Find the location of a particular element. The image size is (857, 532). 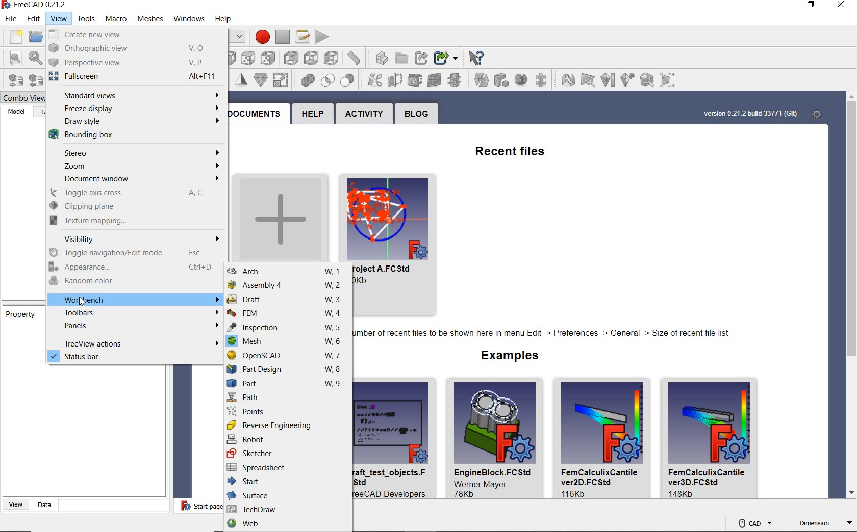

fit selection is located at coordinates (34, 58).